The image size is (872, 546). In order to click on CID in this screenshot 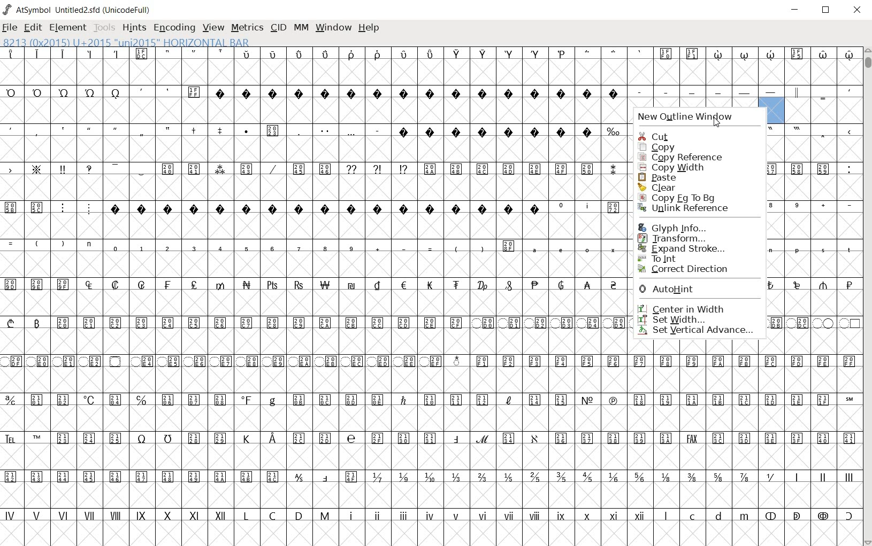, I will do `click(278, 27)`.